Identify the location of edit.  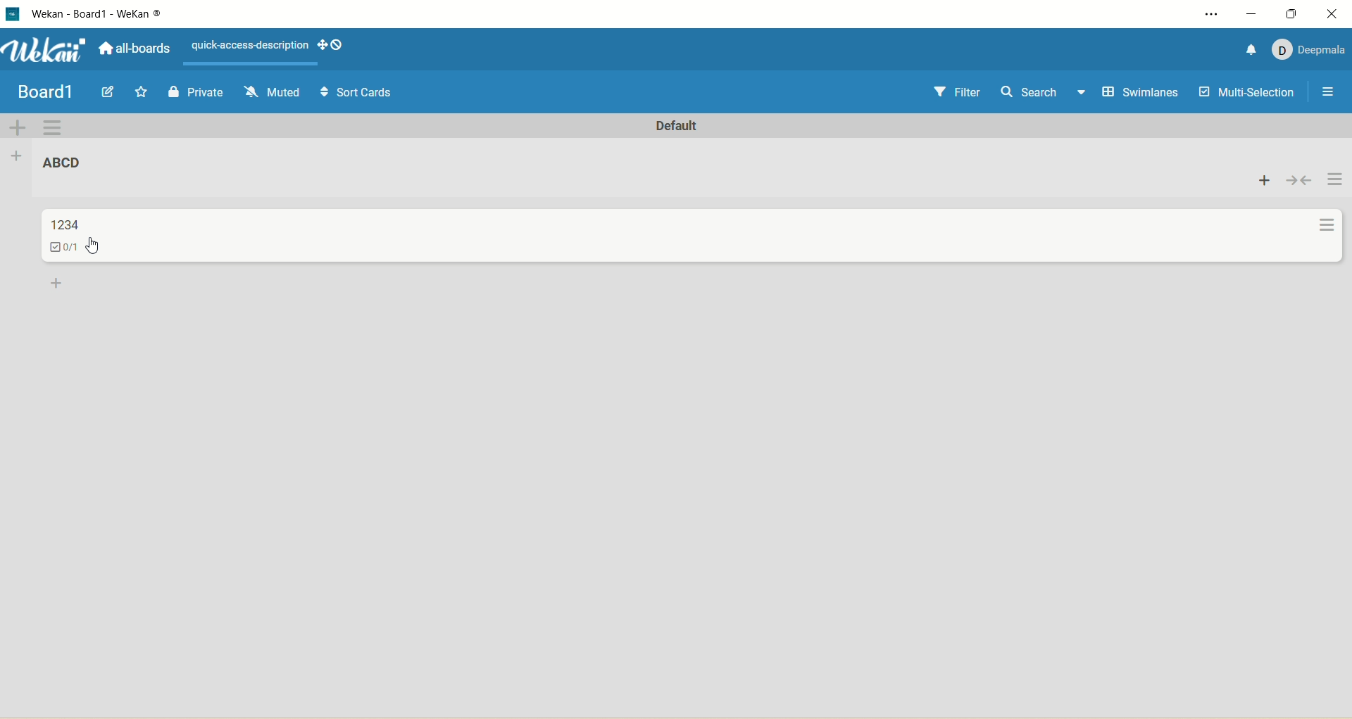
(111, 92).